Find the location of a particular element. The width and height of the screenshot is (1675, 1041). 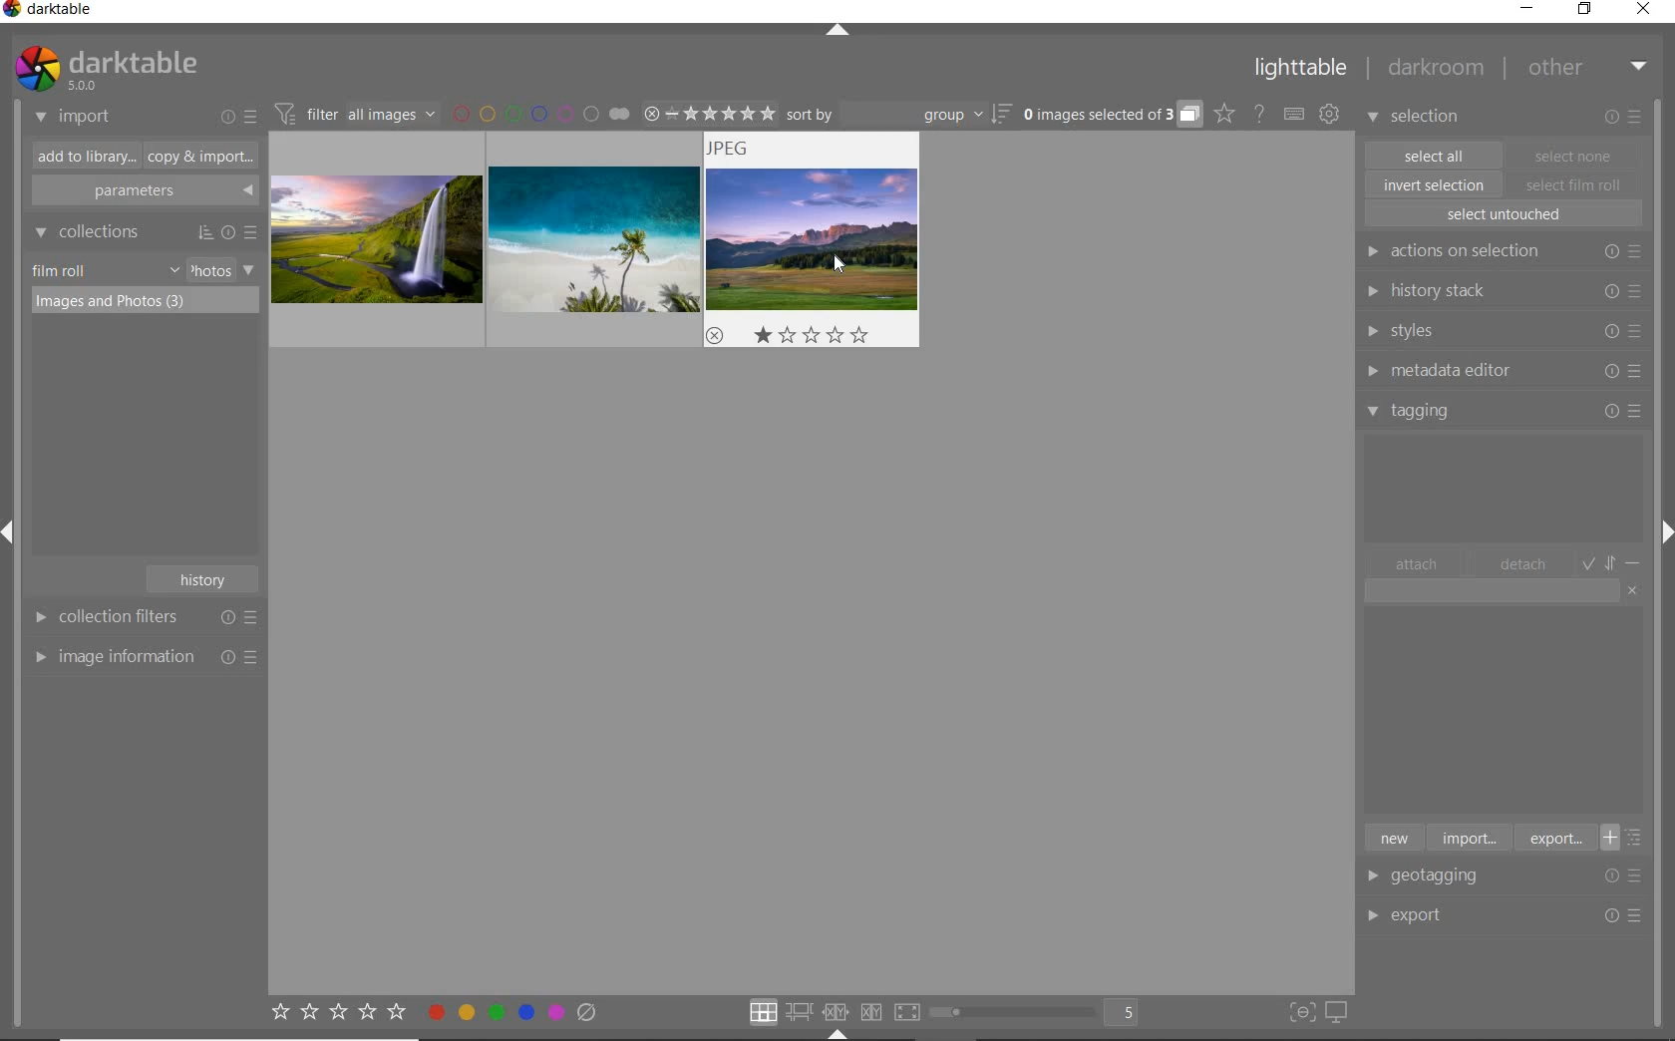

film roll is located at coordinates (61, 270).